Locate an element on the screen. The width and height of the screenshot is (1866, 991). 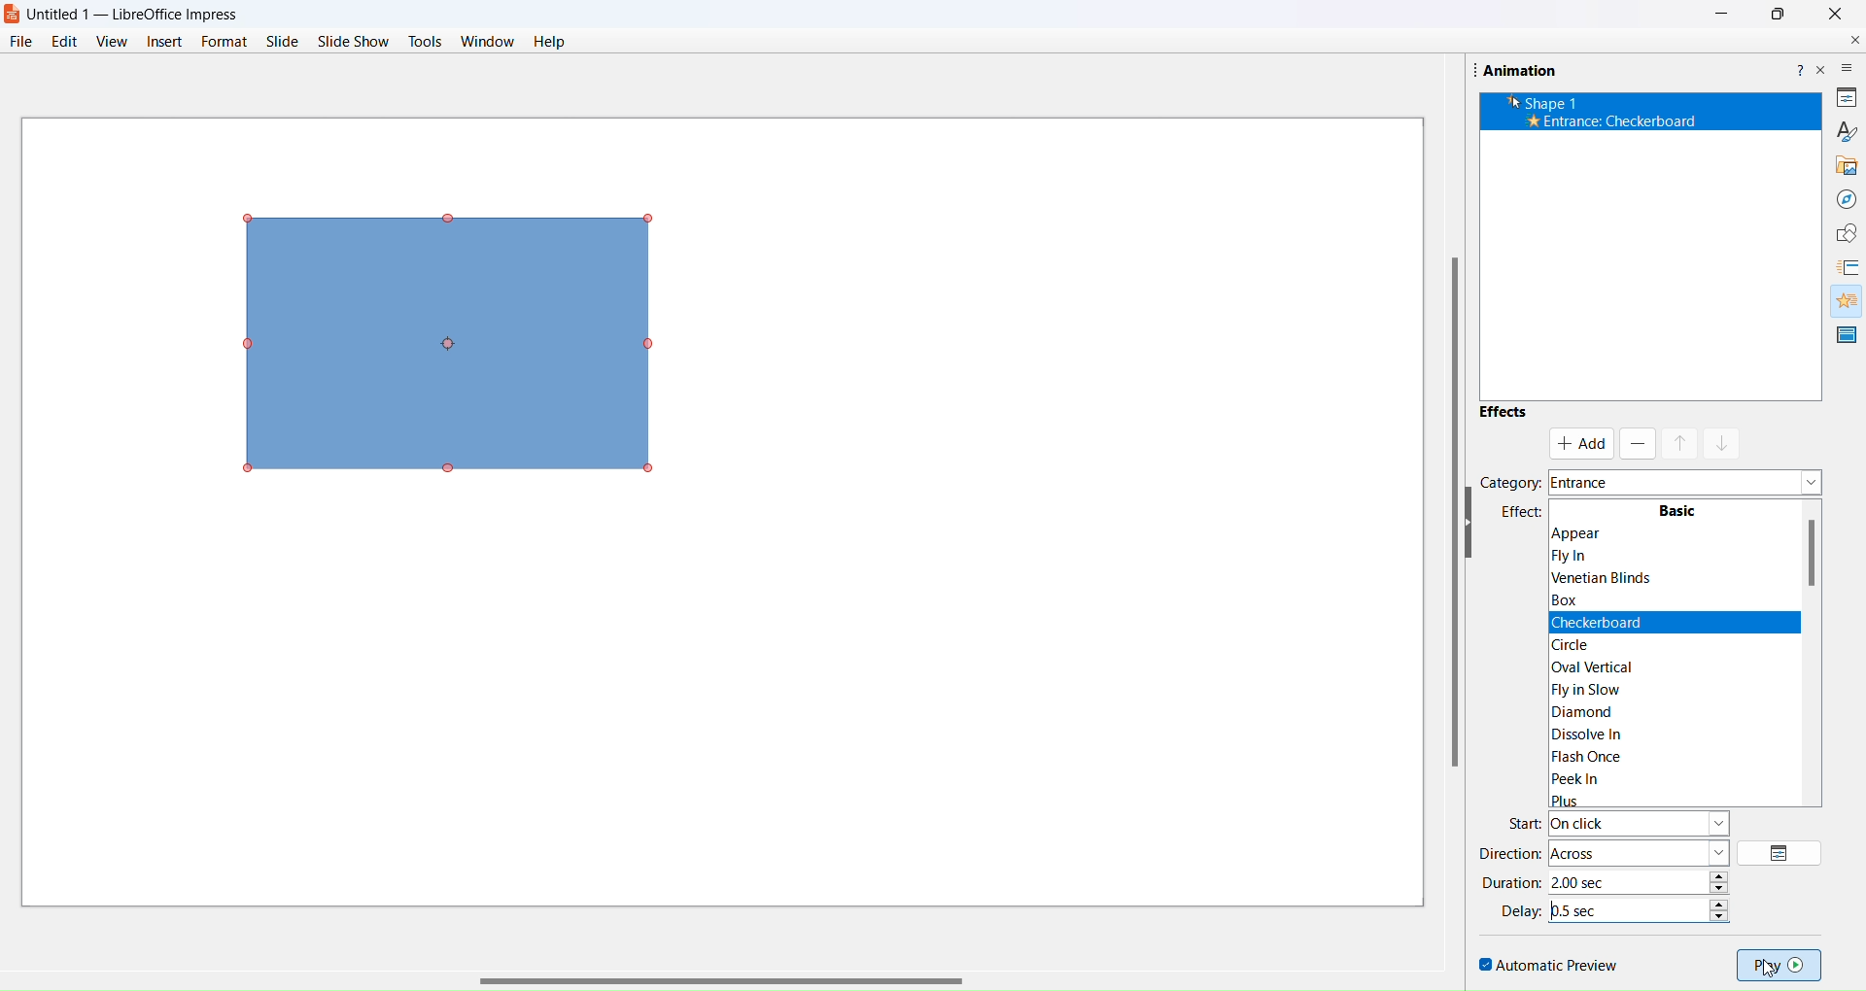
Basic is located at coordinates (1676, 513).